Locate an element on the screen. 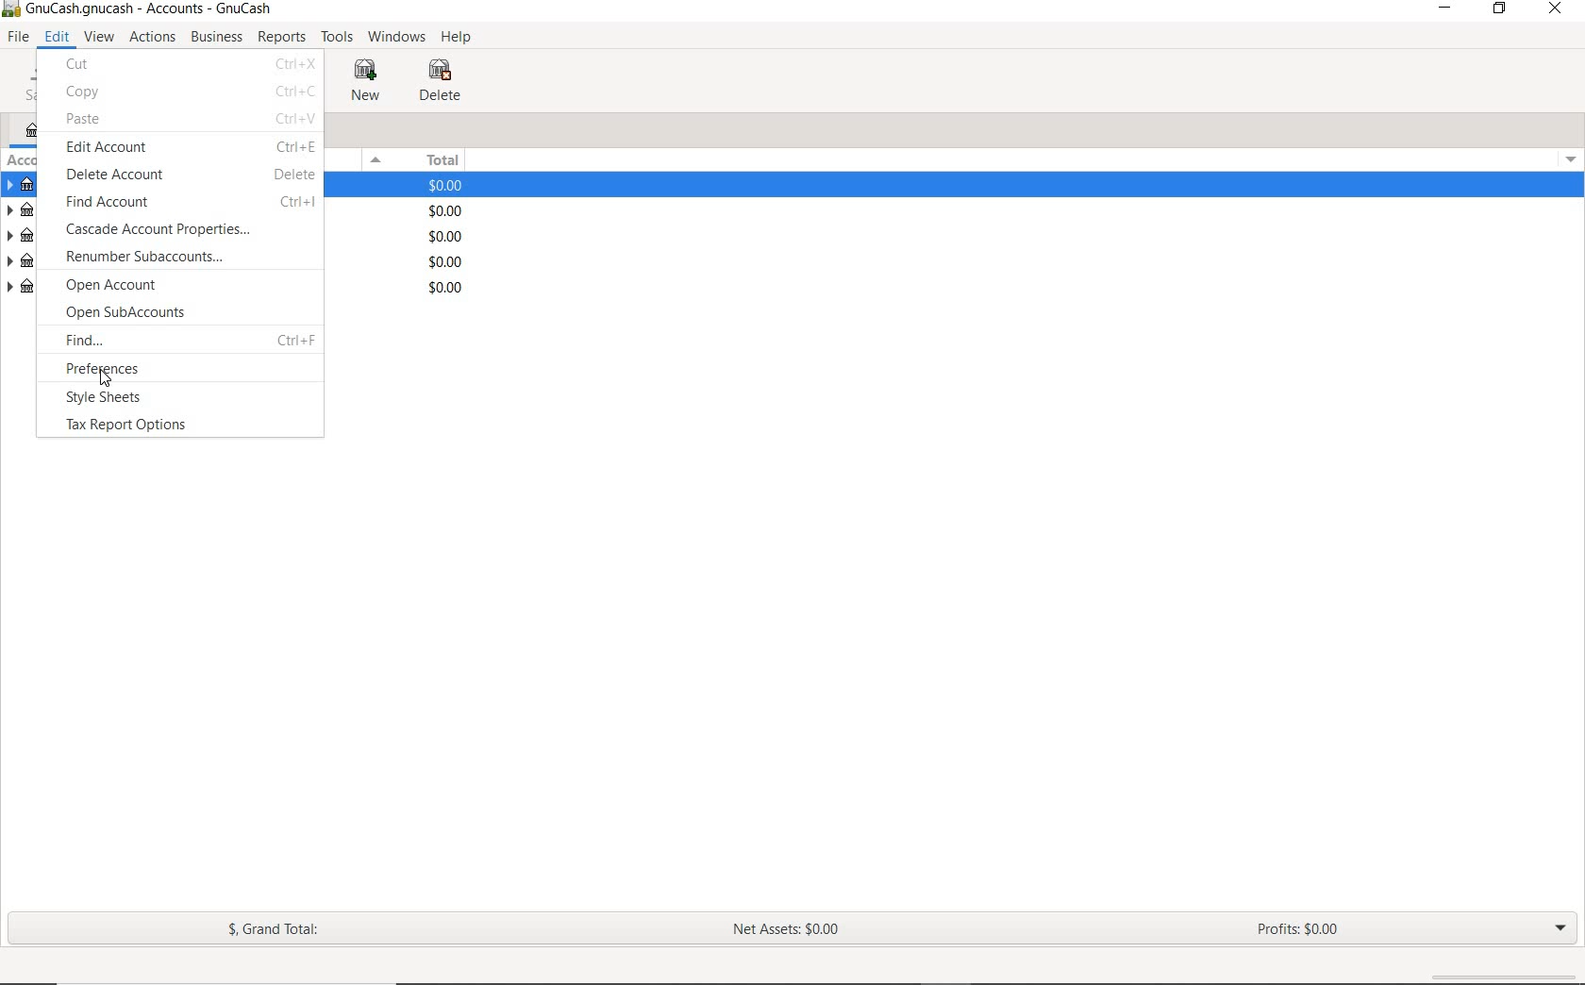 The image size is (1585, 985). PROFITS is located at coordinates (1299, 931).